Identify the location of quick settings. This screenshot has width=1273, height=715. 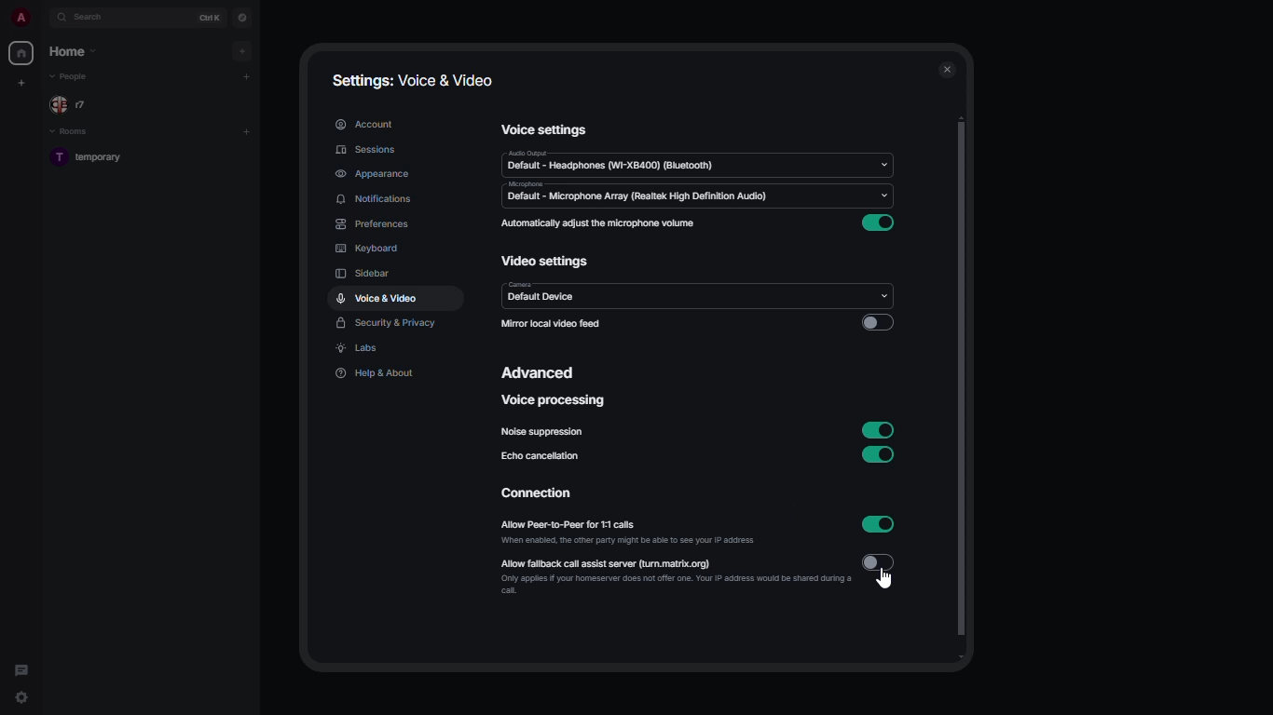
(22, 698).